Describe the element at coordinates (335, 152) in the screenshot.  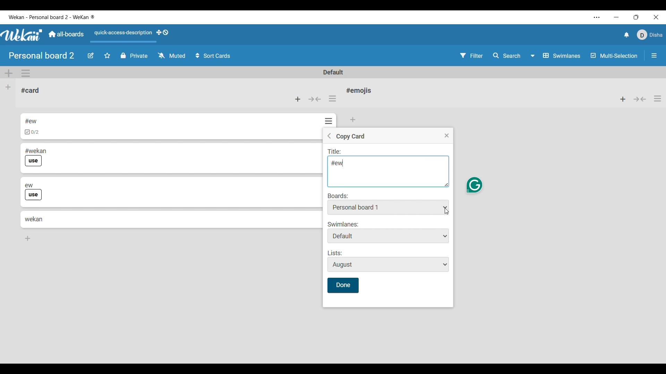
I see `Indicates title` at that location.